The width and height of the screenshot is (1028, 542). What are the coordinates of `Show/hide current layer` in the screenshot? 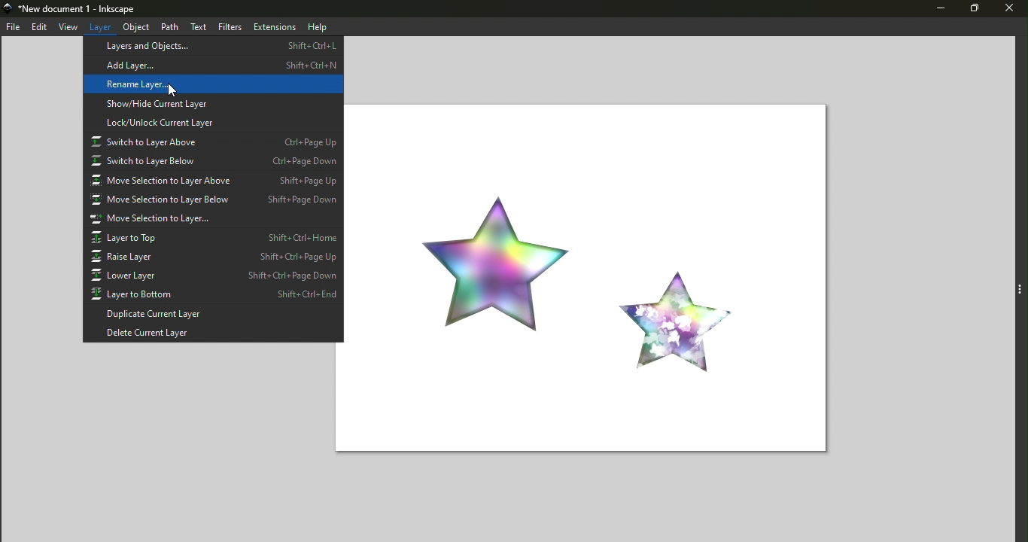 It's located at (213, 102).